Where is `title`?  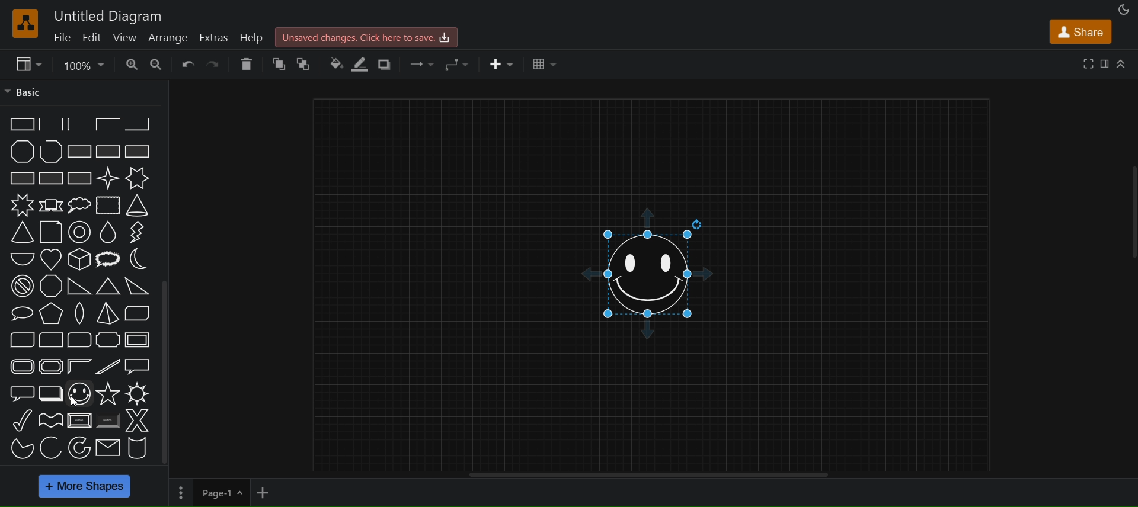 title is located at coordinates (113, 15).